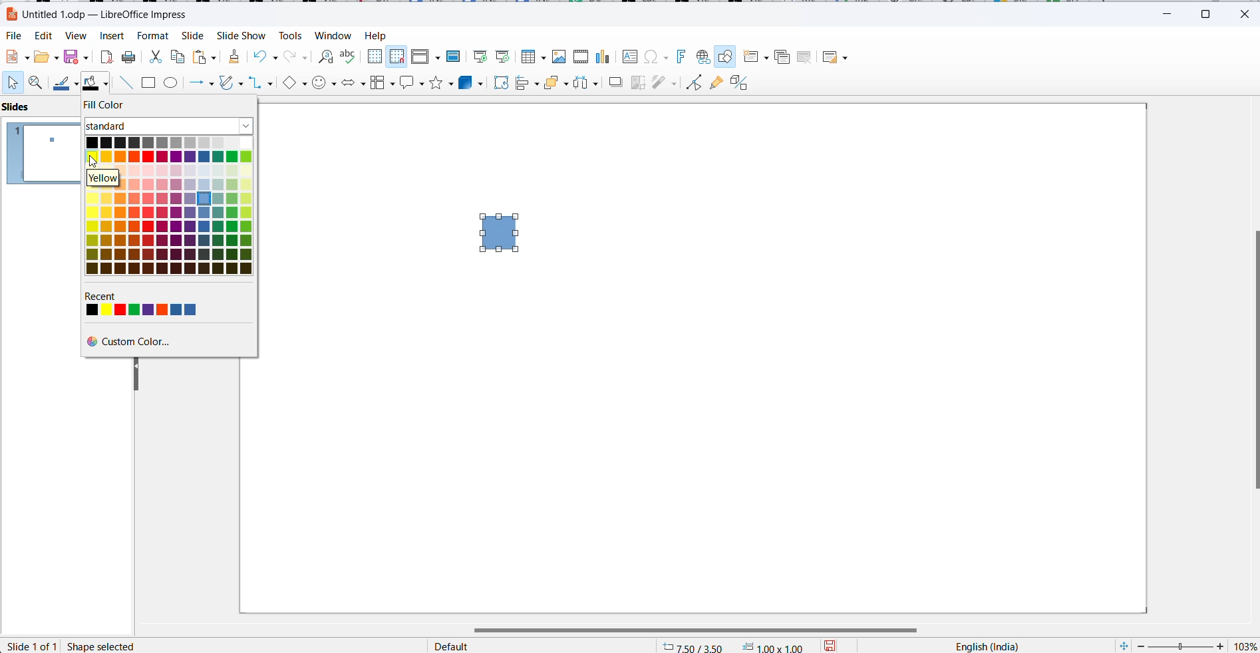 This screenshot has width=1260, height=653. I want to click on Insert hyperlink, so click(701, 58).